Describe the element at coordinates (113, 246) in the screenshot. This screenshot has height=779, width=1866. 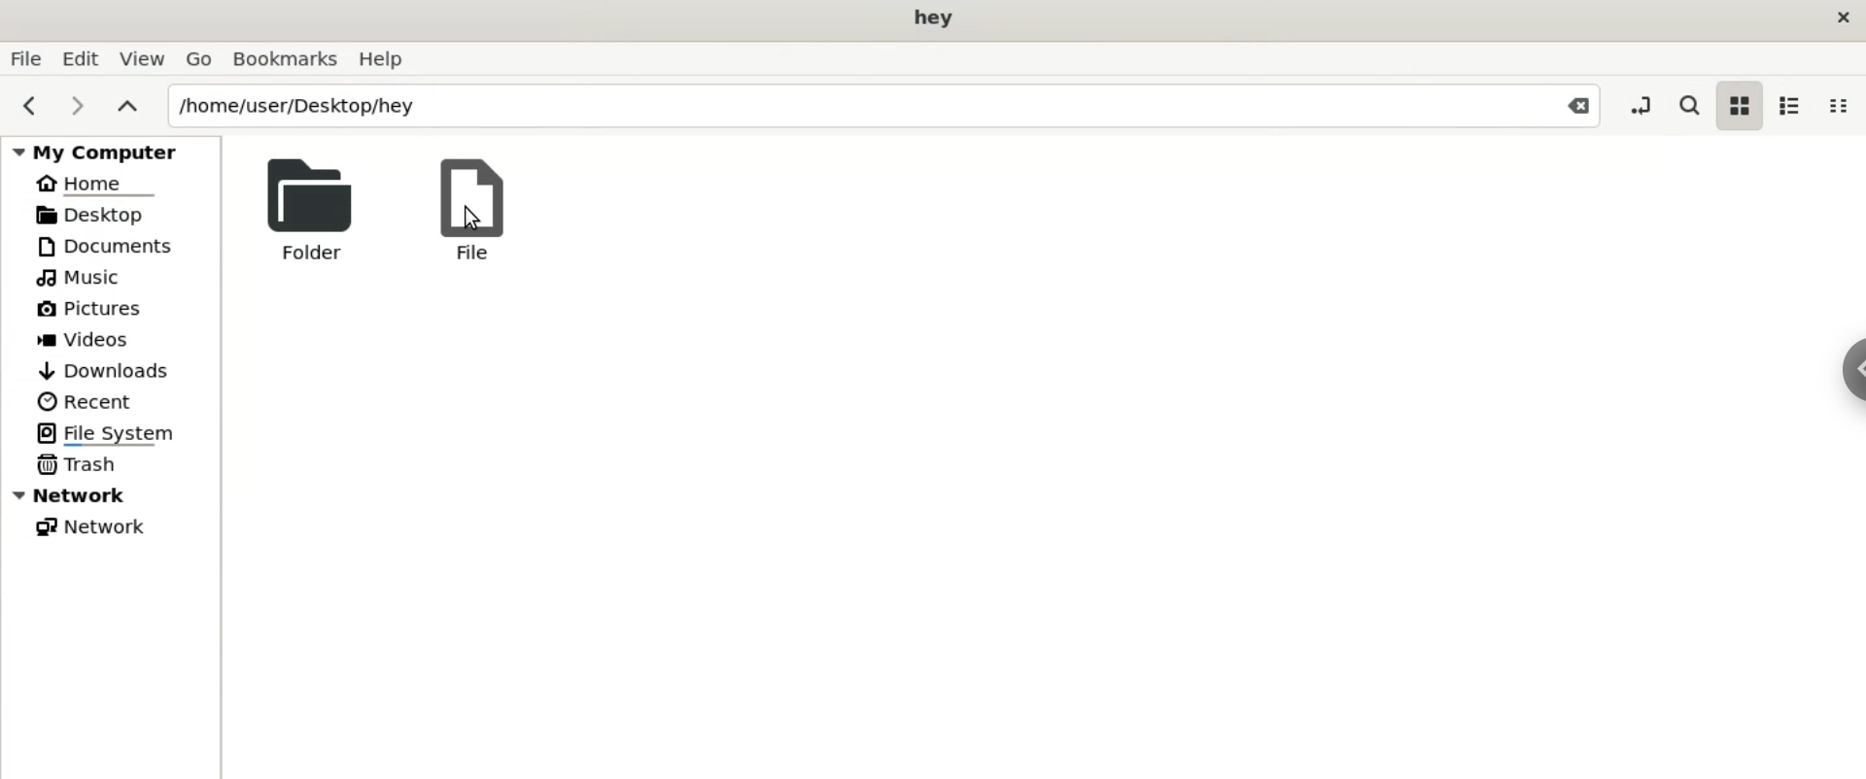
I see `documents` at that location.